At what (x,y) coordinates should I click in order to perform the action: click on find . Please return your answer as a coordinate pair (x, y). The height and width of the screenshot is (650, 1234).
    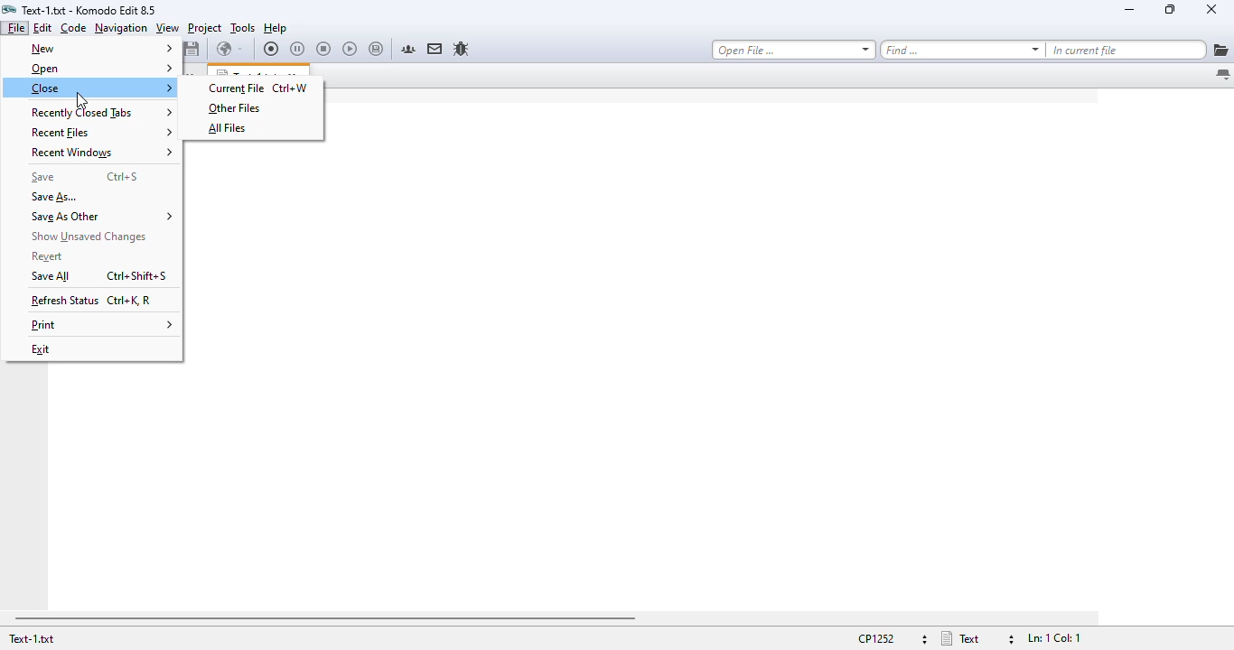
    Looking at the image, I should click on (962, 50).